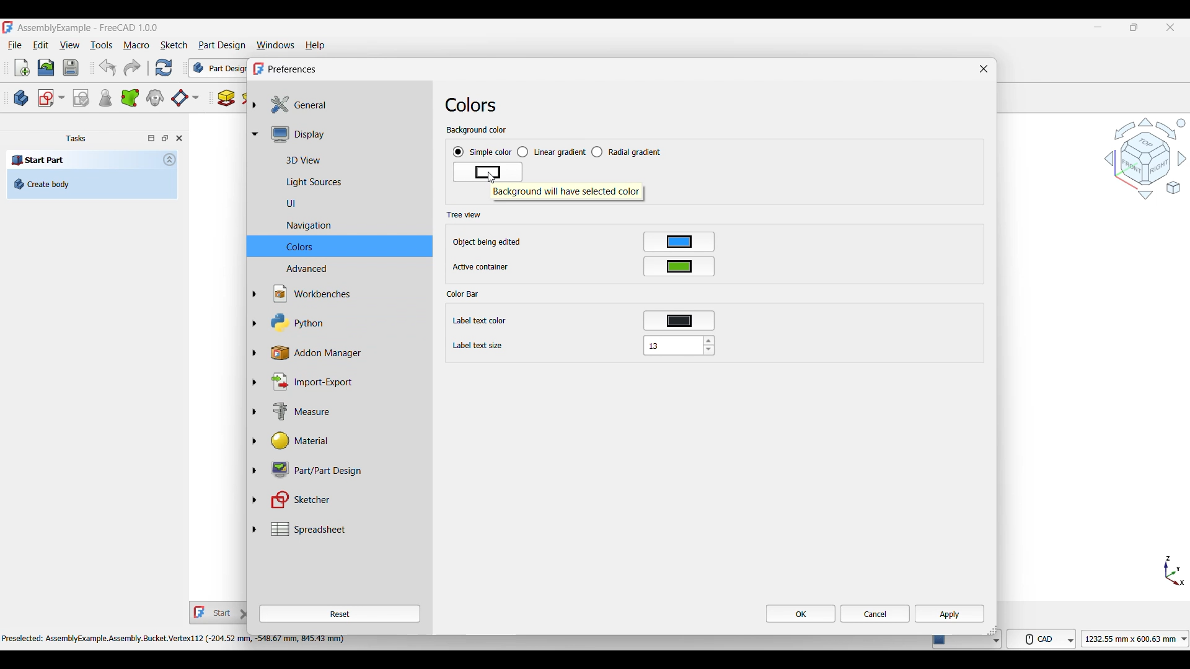  What do you see at coordinates (1044, 638) in the screenshot?
I see `CAD` at bounding box center [1044, 638].